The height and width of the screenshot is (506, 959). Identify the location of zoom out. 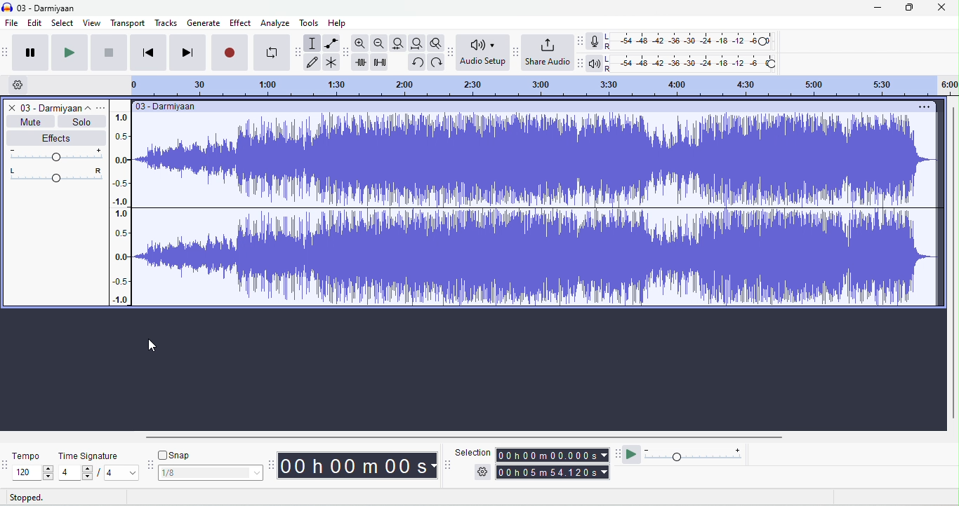
(379, 43).